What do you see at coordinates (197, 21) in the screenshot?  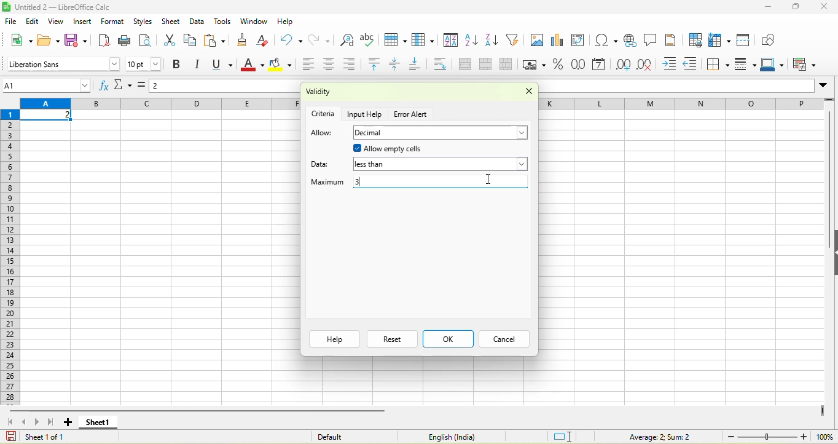 I see `data` at bounding box center [197, 21].